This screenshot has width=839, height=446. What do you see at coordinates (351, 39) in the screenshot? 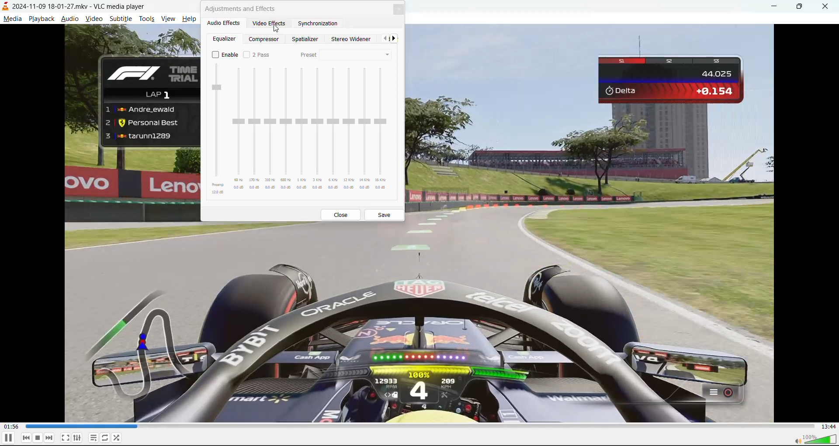
I see `stereo widener` at bounding box center [351, 39].